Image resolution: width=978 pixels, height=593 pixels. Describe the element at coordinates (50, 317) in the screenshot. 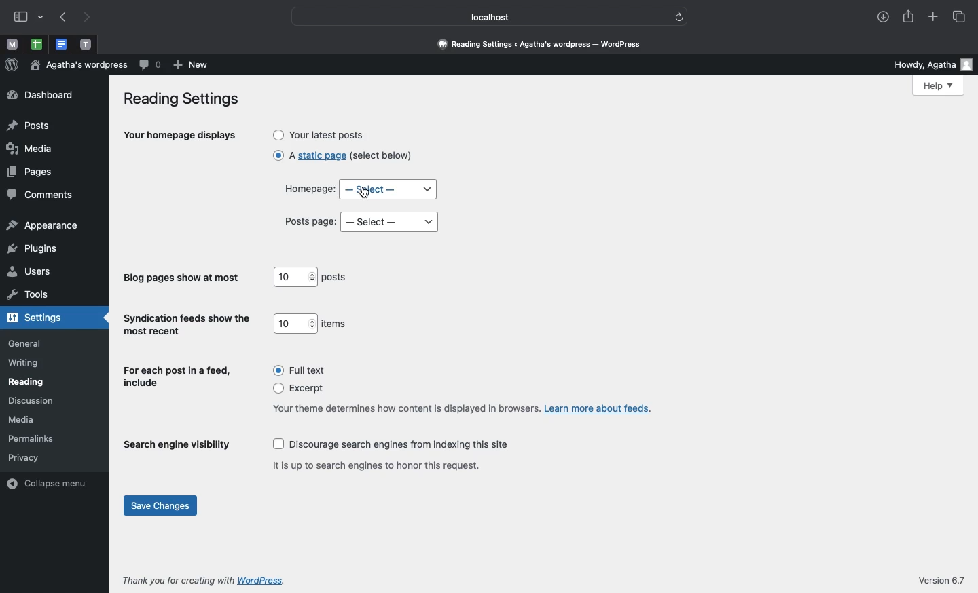

I see `settings` at that location.